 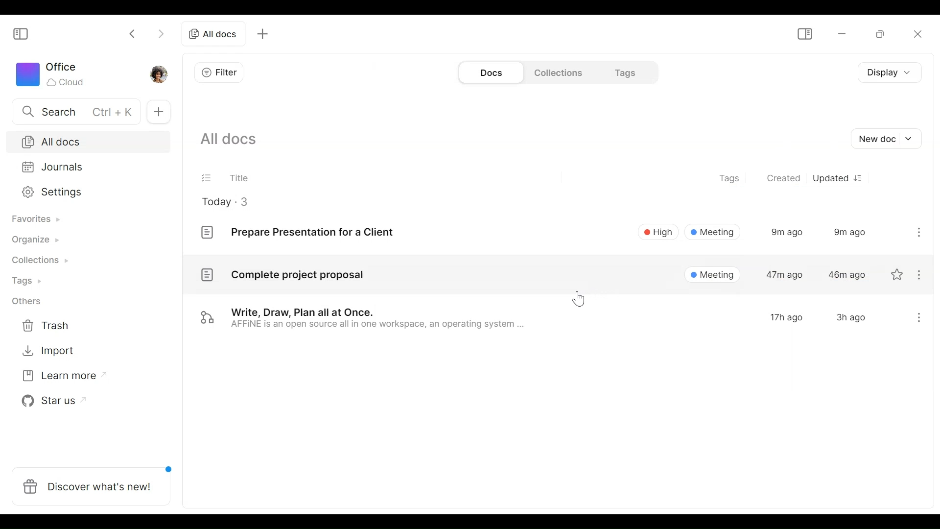 I want to click on Settings, so click(x=82, y=192).